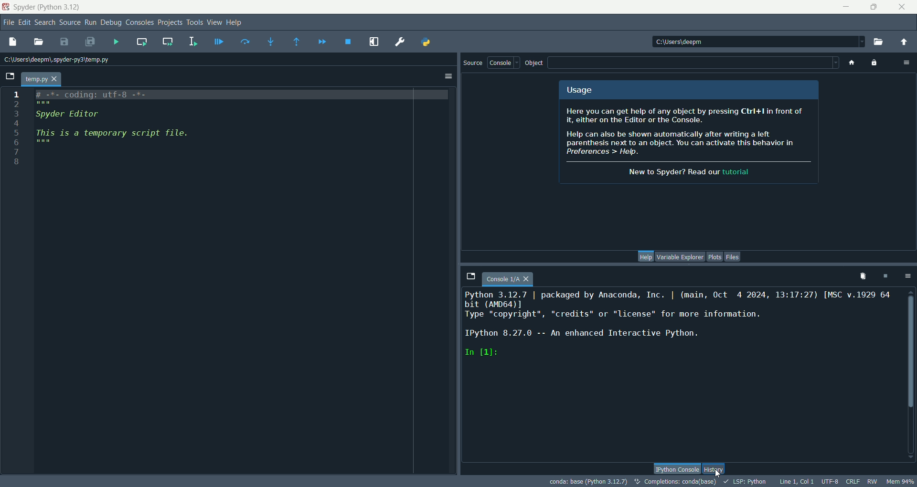 This screenshot has height=487, width=917. Describe the element at coordinates (93, 42) in the screenshot. I see `save all files` at that location.